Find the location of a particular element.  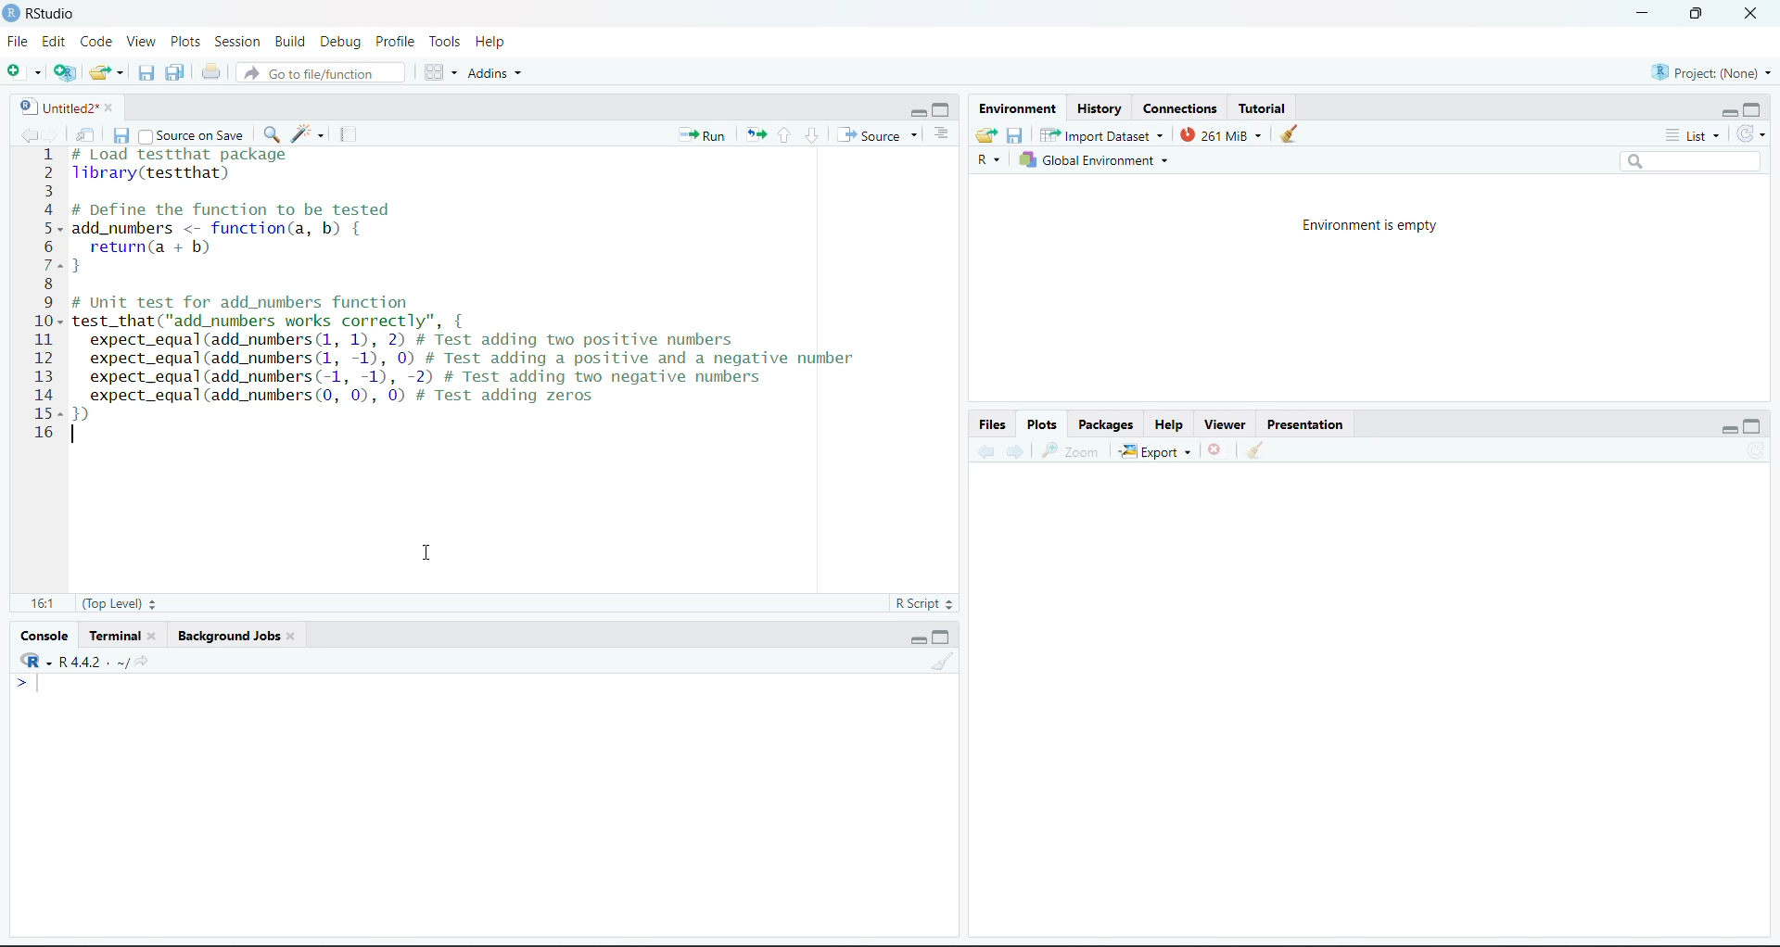

Stepper buttons is located at coordinates (954, 603).